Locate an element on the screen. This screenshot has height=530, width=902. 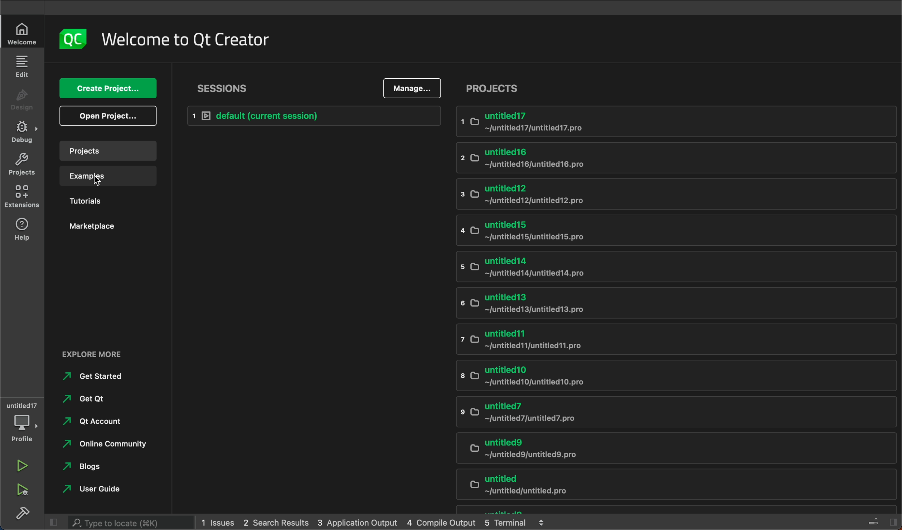
create is located at coordinates (105, 88).